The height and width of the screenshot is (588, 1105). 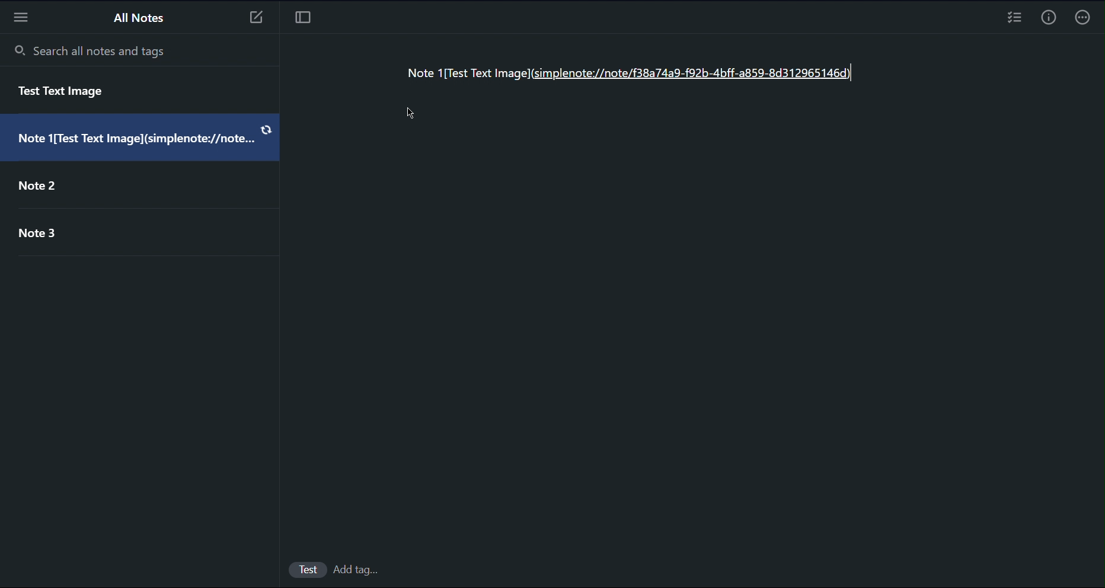 What do you see at coordinates (23, 17) in the screenshot?
I see `More` at bounding box center [23, 17].